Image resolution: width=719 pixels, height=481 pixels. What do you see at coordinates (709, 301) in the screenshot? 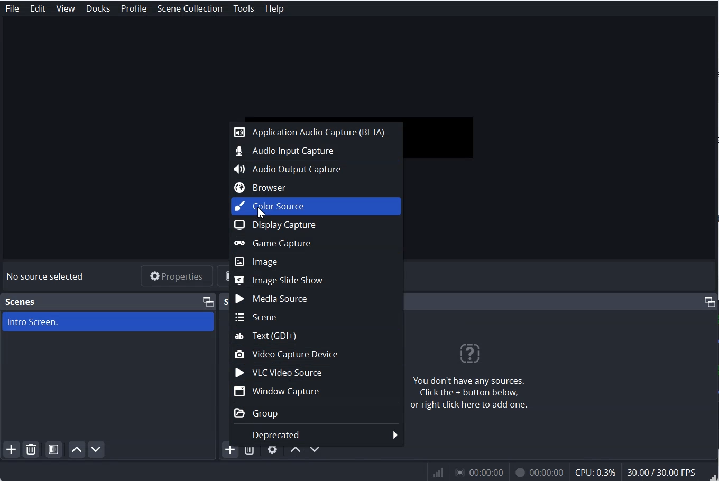
I see `Maximize` at bounding box center [709, 301].